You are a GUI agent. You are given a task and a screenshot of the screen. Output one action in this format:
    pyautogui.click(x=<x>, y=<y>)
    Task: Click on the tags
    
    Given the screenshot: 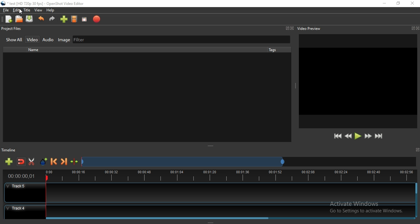 What is the action you would take?
    pyautogui.click(x=272, y=50)
    